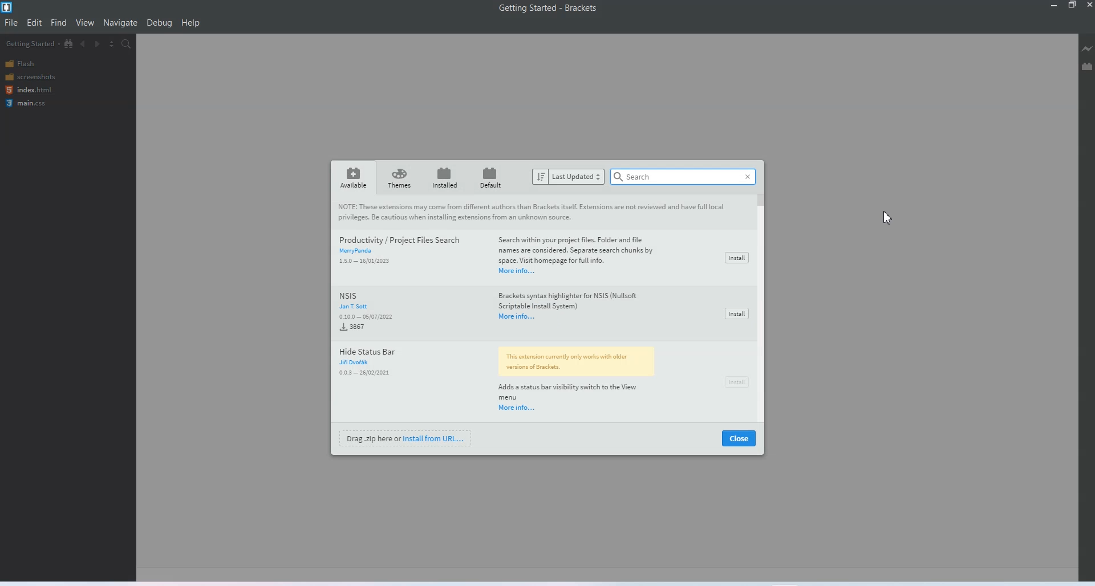 The width and height of the screenshot is (1095, 586). Describe the element at coordinates (579, 250) in the screenshot. I see `Search within your project files. Folder and filenames are considered. Separate search chunks by space. Visit homepage for full info.` at that location.